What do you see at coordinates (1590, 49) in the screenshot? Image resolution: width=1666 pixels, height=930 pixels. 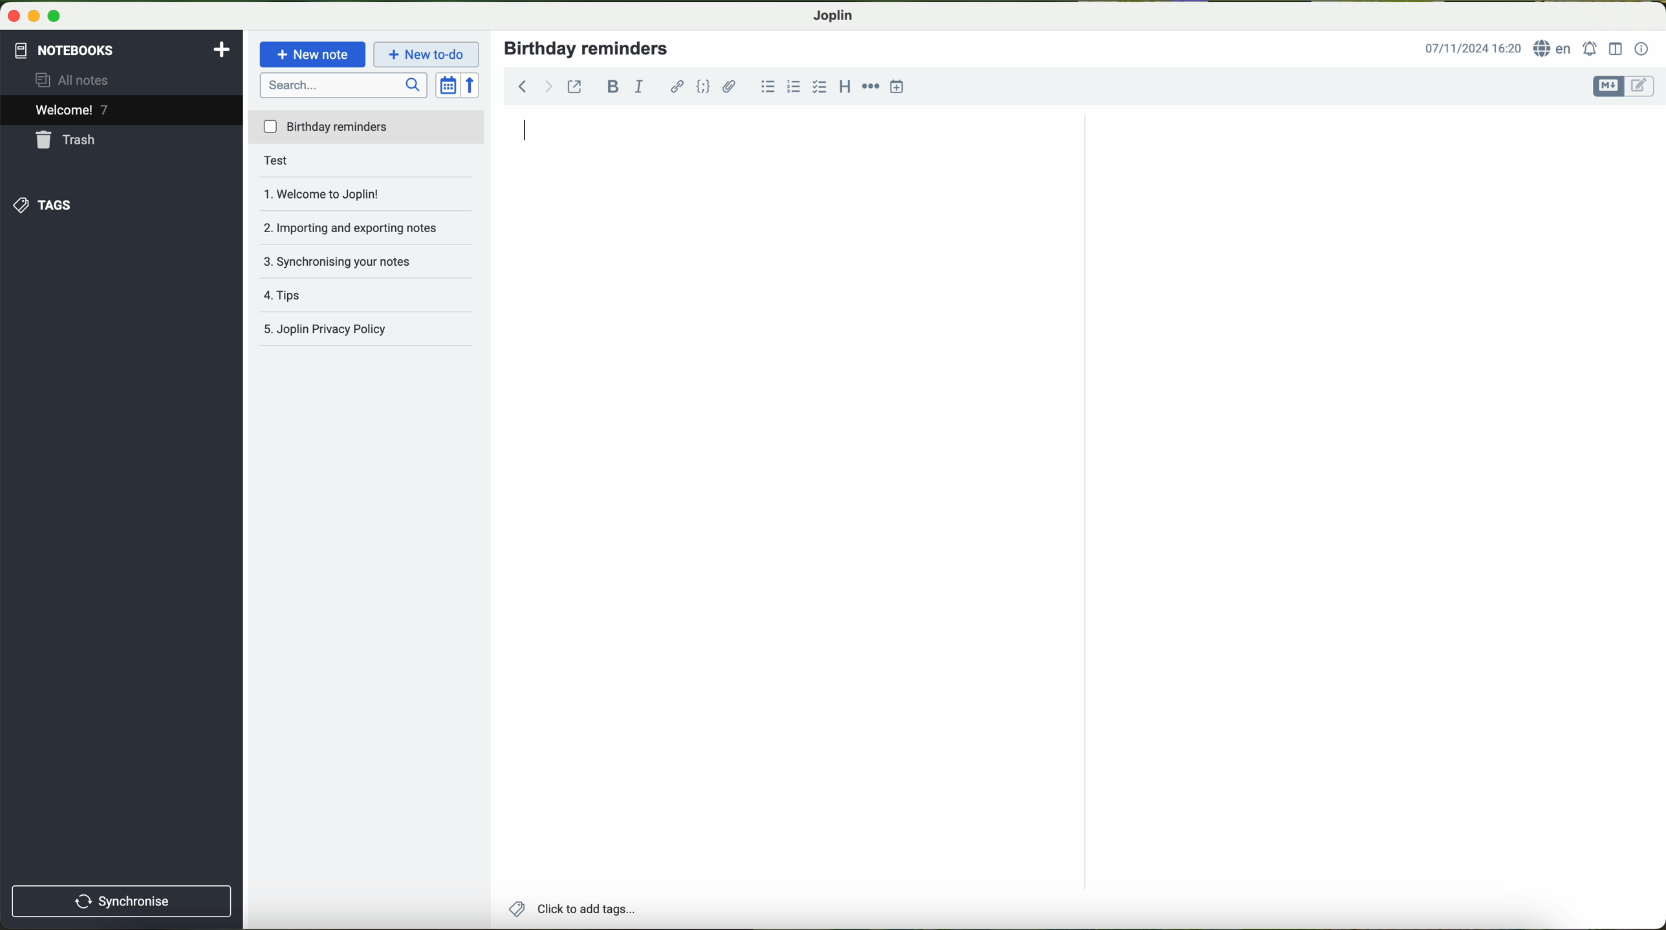 I see `set alarm` at bounding box center [1590, 49].